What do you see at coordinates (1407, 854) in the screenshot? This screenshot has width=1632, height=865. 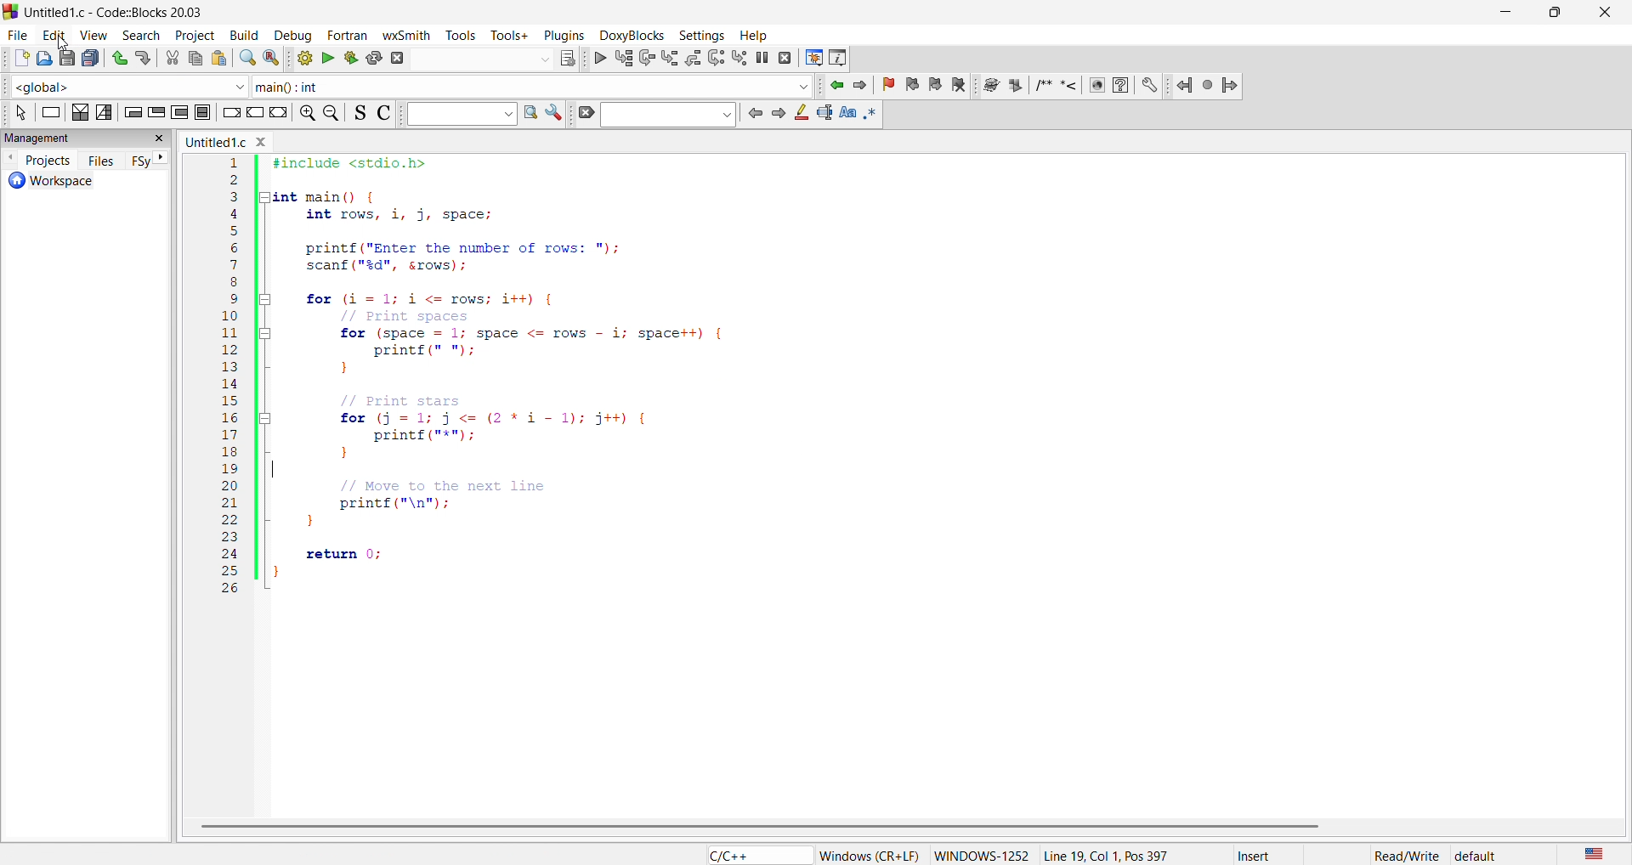 I see `Read/Write` at bounding box center [1407, 854].